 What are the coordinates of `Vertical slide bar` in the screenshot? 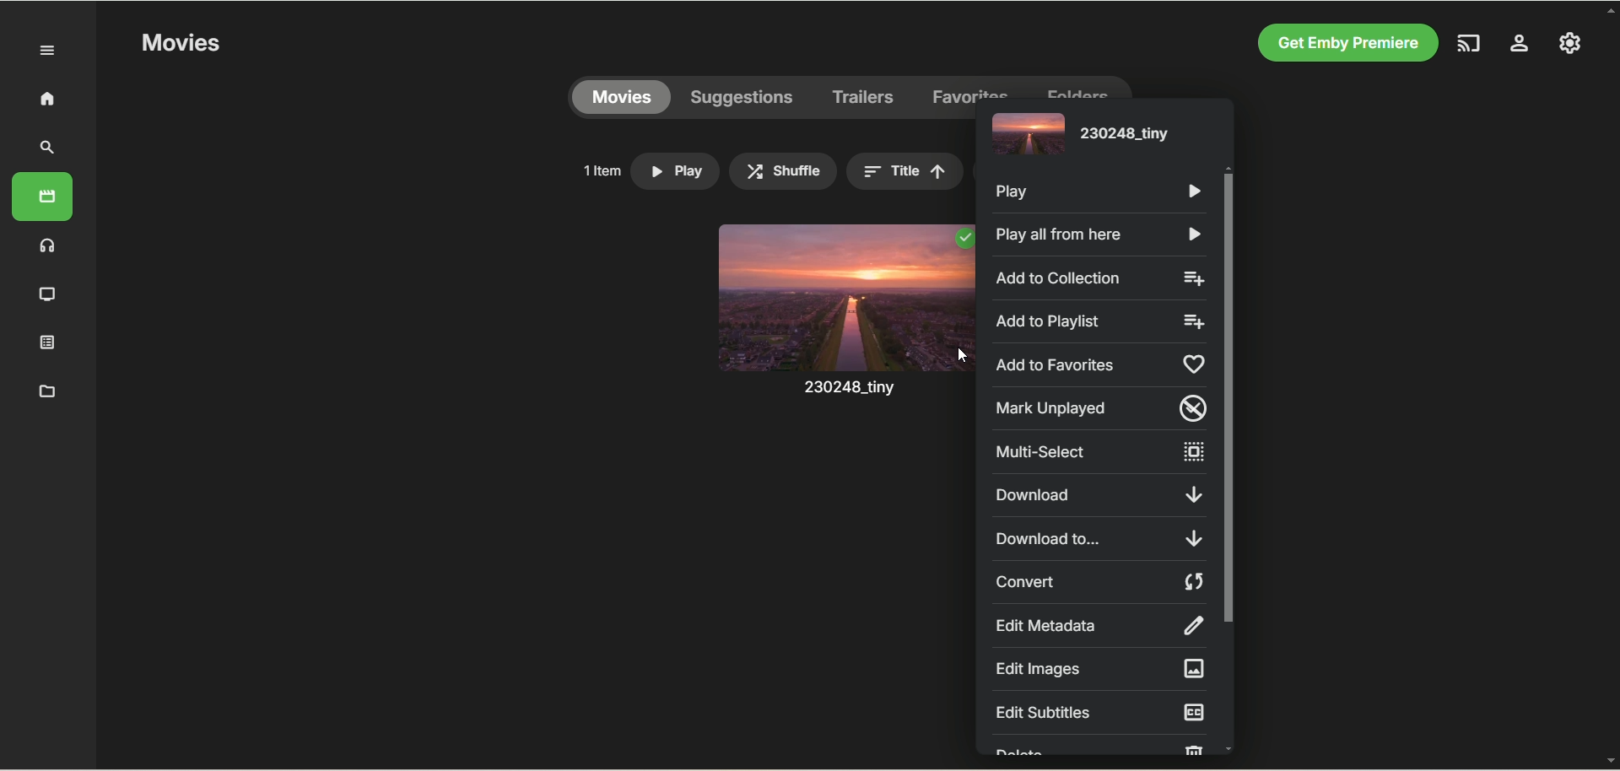 It's located at (1228, 458).